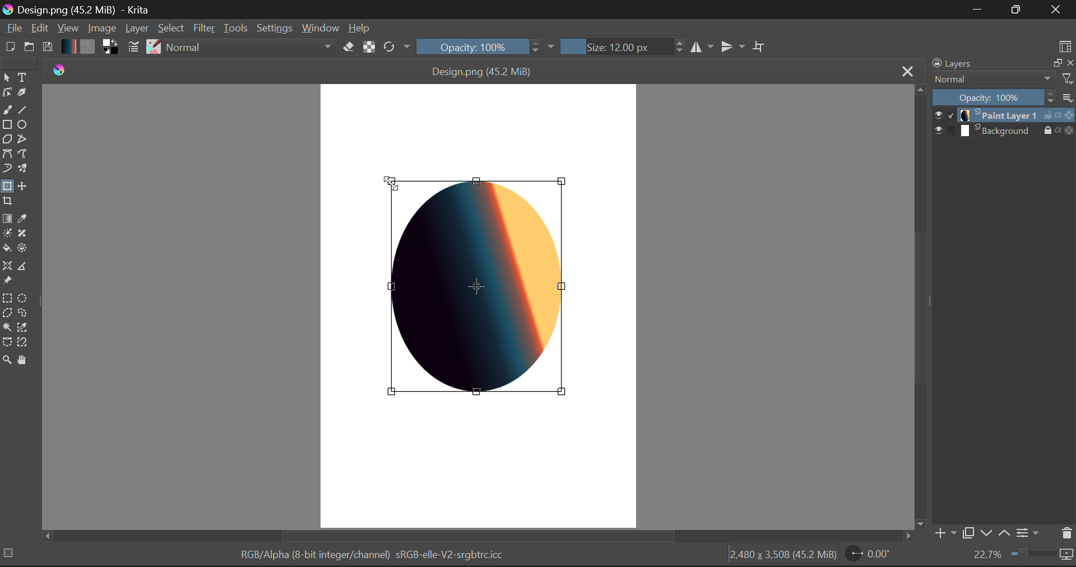 The width and height of the screenshot is (1076, 567). I want to click on Layer, so click(137, 29).